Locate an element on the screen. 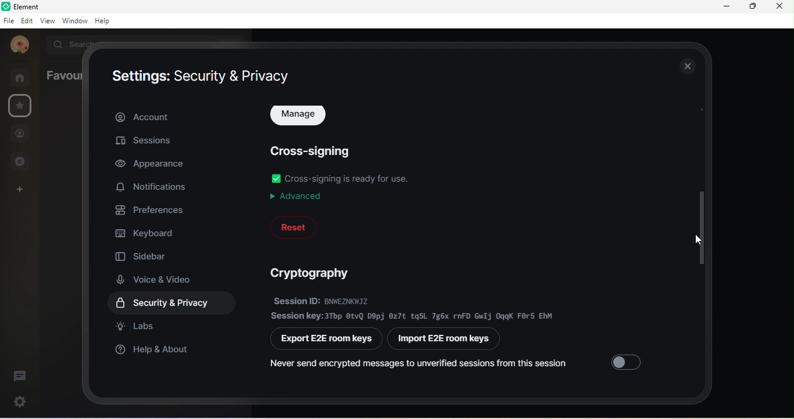 Image resolution: width=794 pixels, height=419 pixels. window is located at coordinates (76, 21).